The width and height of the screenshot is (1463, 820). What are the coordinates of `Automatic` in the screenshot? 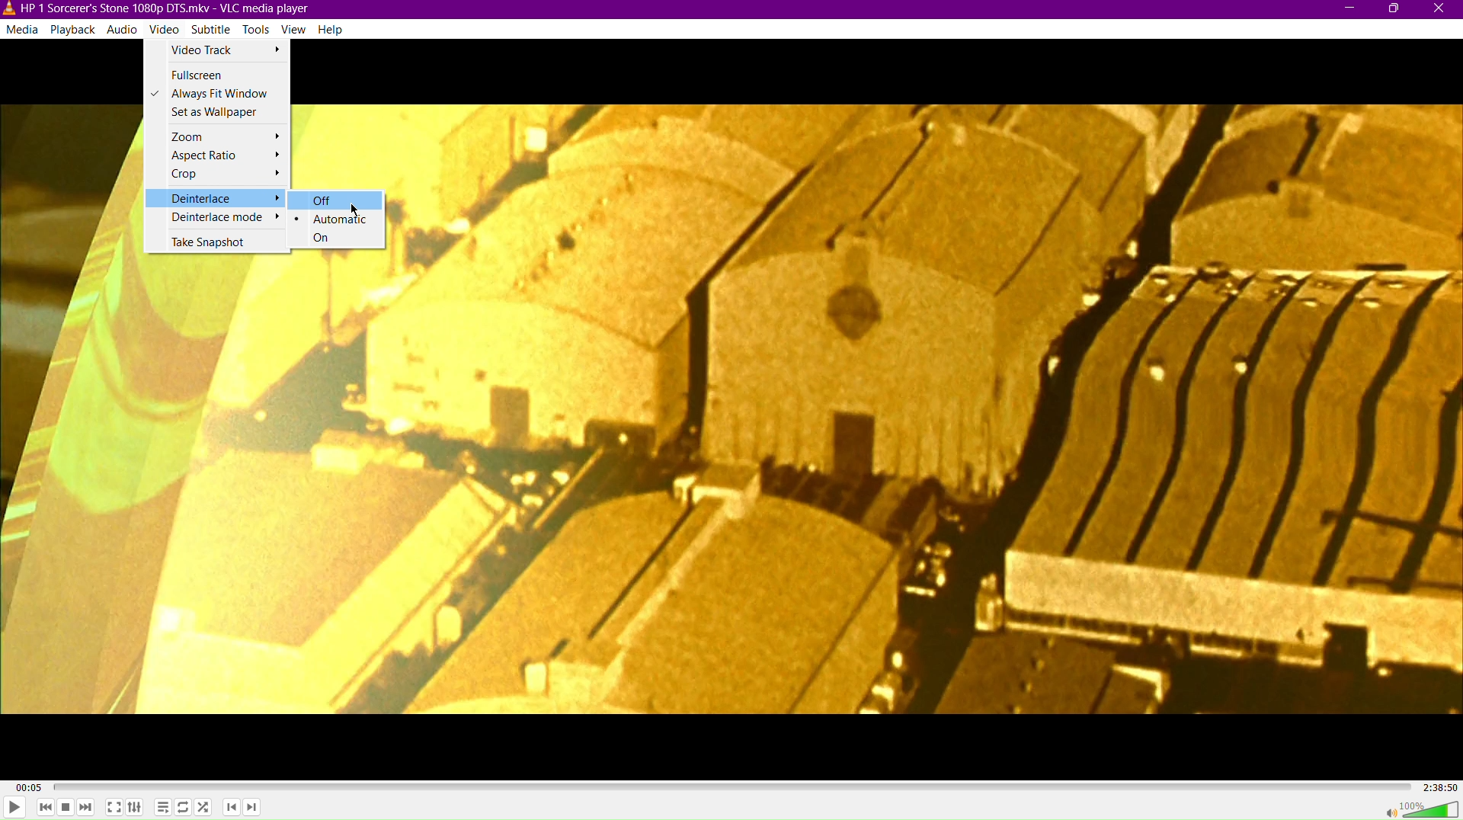 It's located at (337, 218).